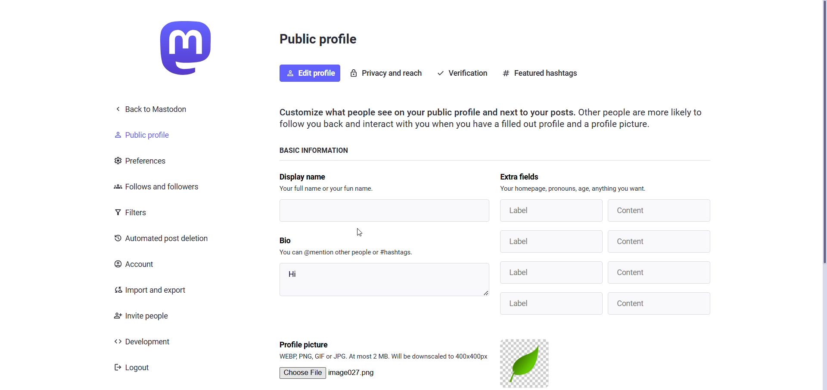  What do you see at coordinates (384, 280) in the screenshot?
I see `hi` at bounding box center [384, 280].